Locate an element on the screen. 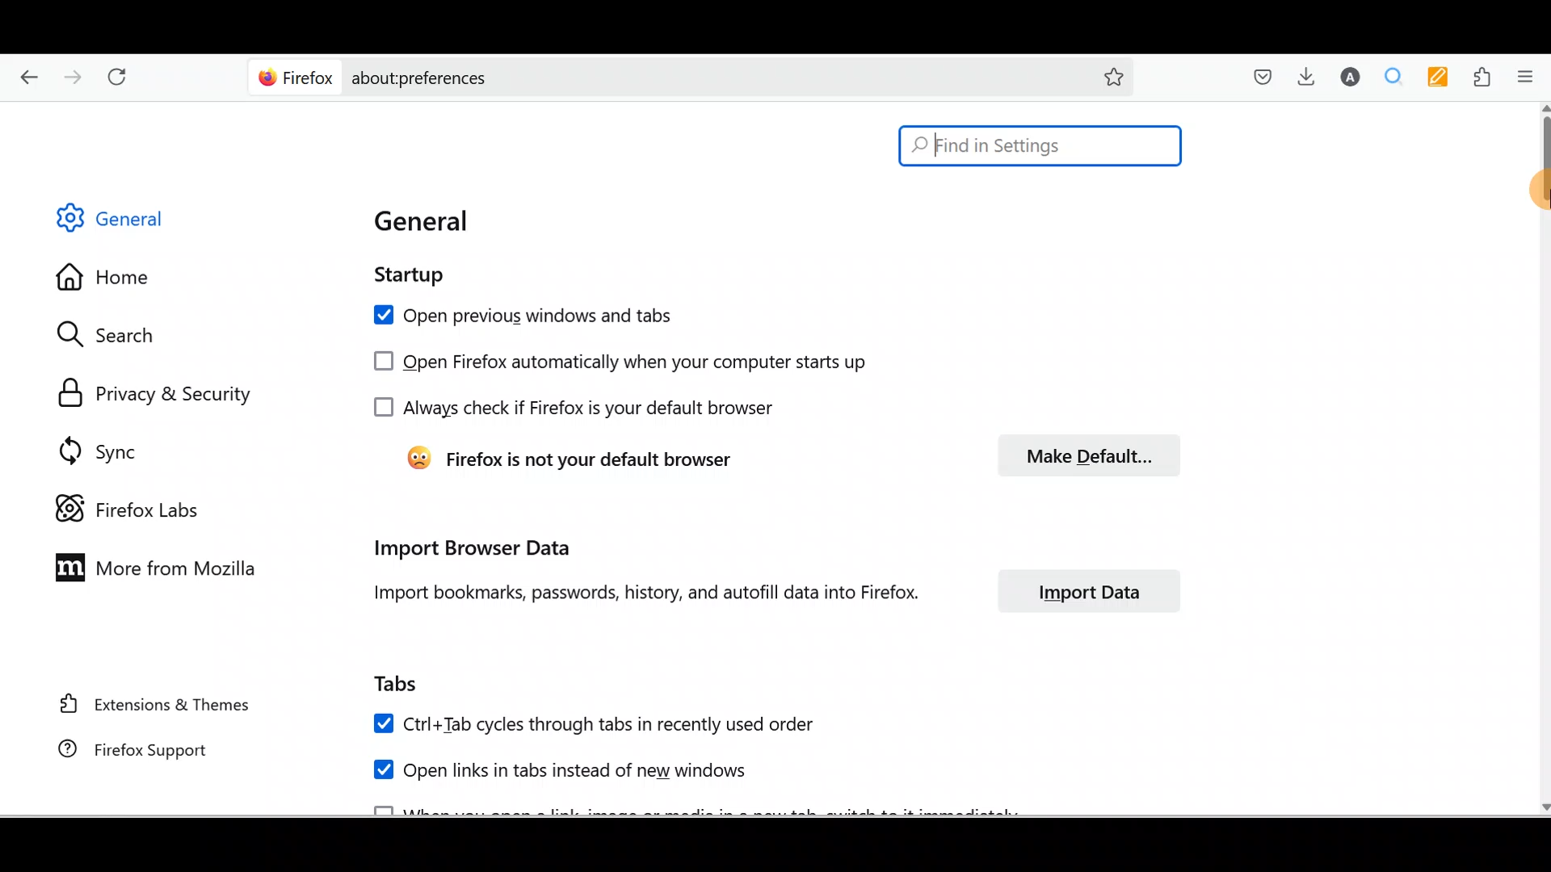 Image resolution: width=1551 pixels, height=872 pixels. Tabs is located at coordinates (405, 685).